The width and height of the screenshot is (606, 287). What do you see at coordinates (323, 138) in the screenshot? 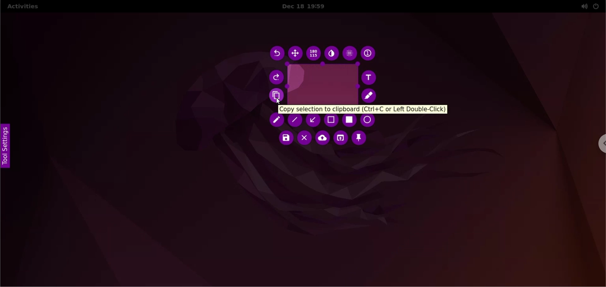
I see `upload` at bounding box center [323, 138].